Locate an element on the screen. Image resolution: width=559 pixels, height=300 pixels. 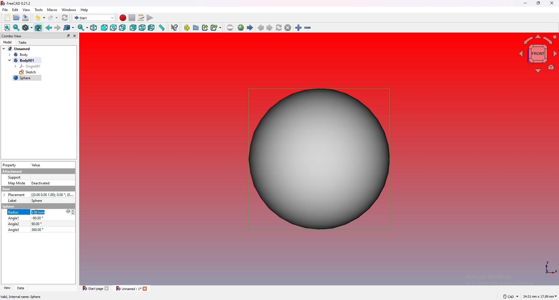
map mode is located at coordinates (17, 183).